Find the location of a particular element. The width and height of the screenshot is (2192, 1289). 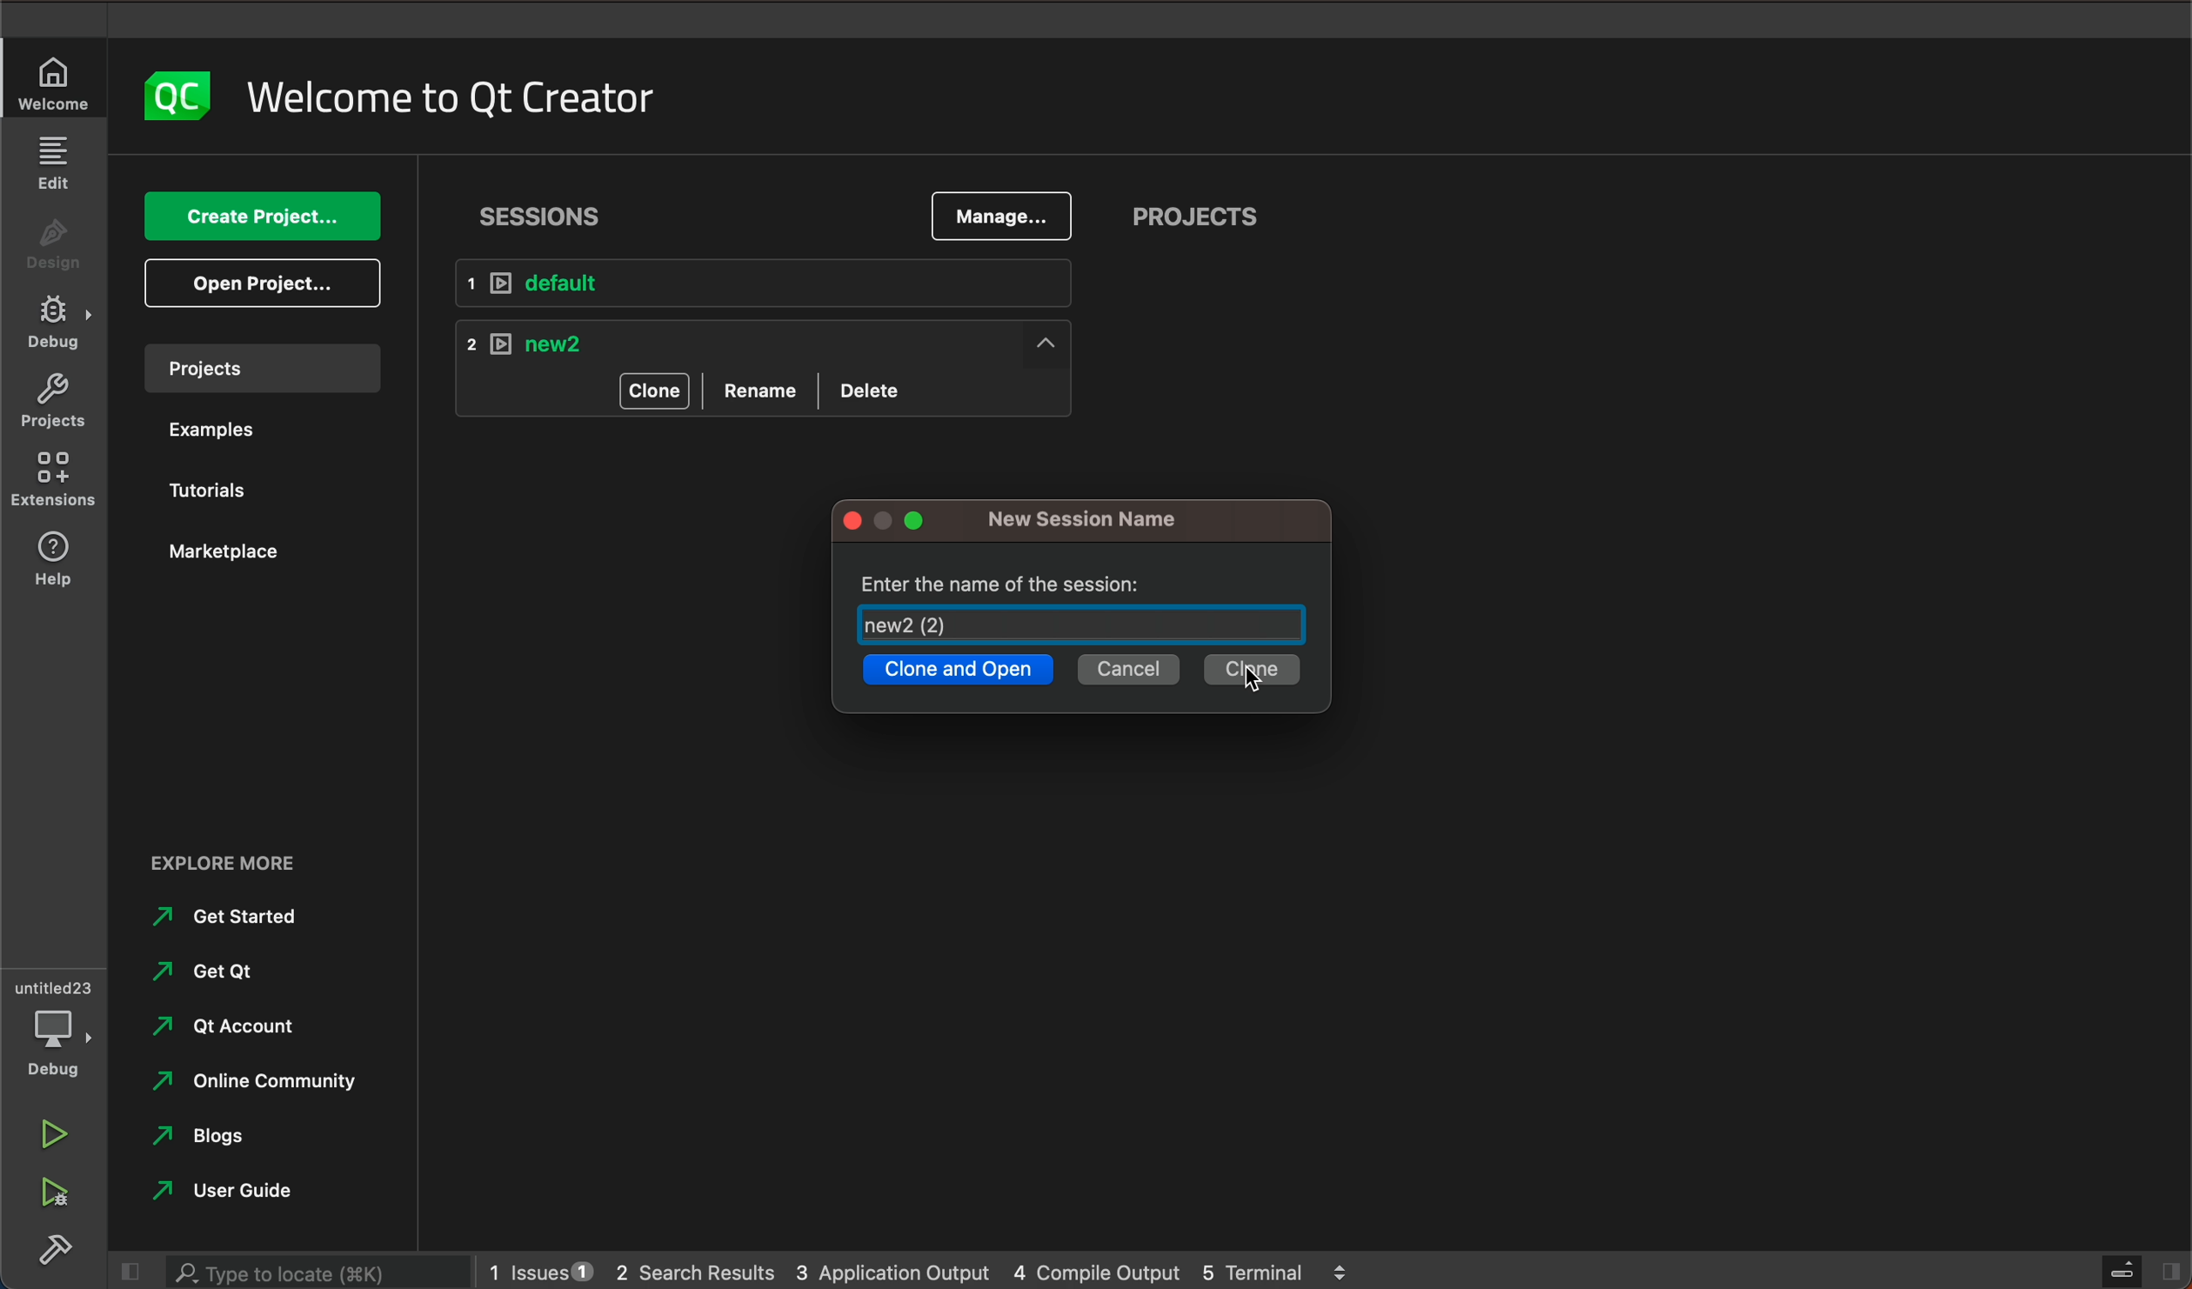

extensions is located at coordinates (52, 483).